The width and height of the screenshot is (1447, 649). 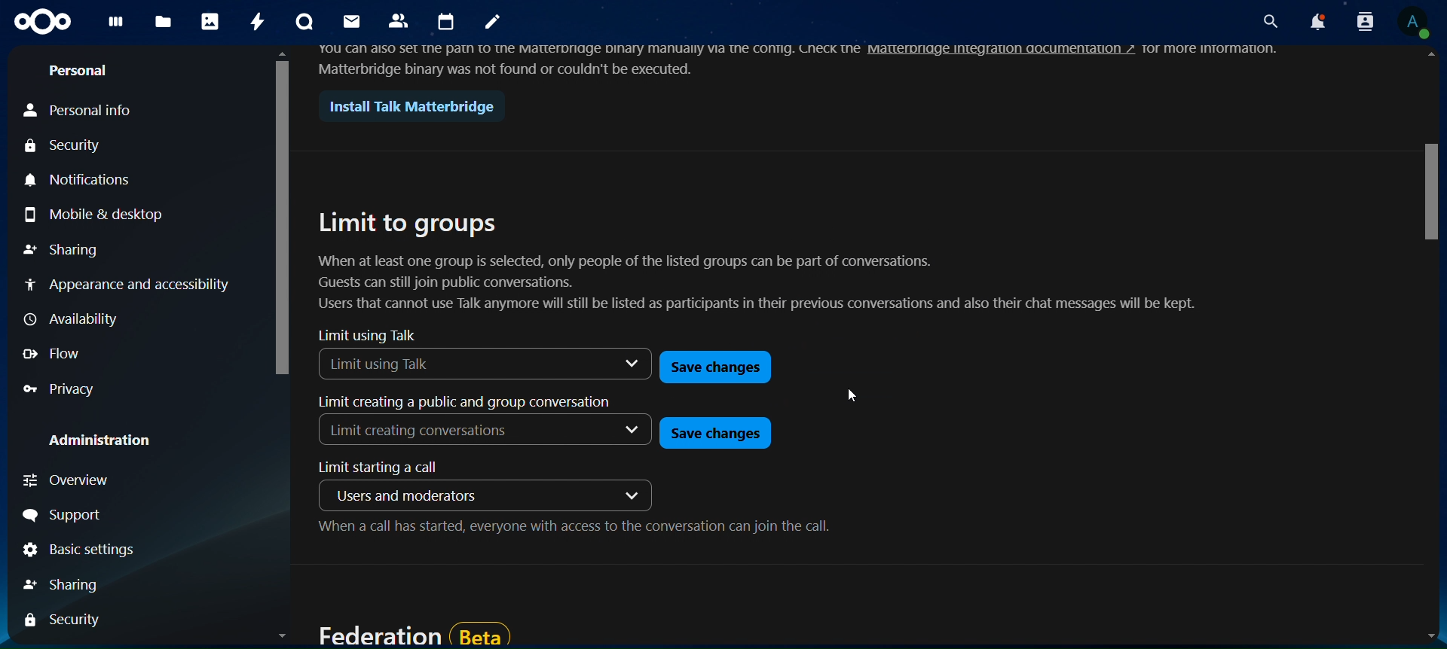 What do you see at coordinates (66, 147) in the screenshot?
I see `security` at bounding box center [66, 147].